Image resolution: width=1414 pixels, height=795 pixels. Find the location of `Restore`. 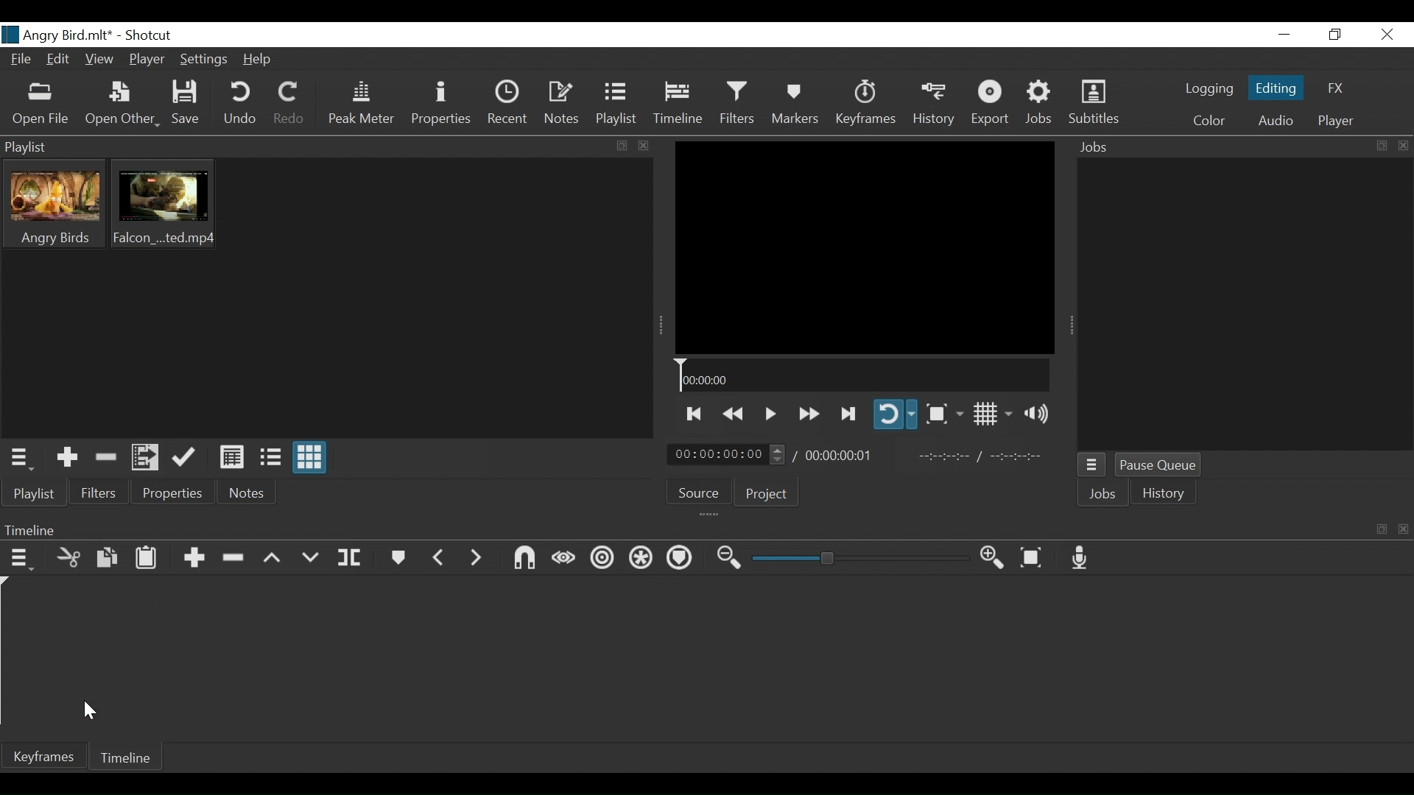

Restore is located at coordinates (1337, 34).